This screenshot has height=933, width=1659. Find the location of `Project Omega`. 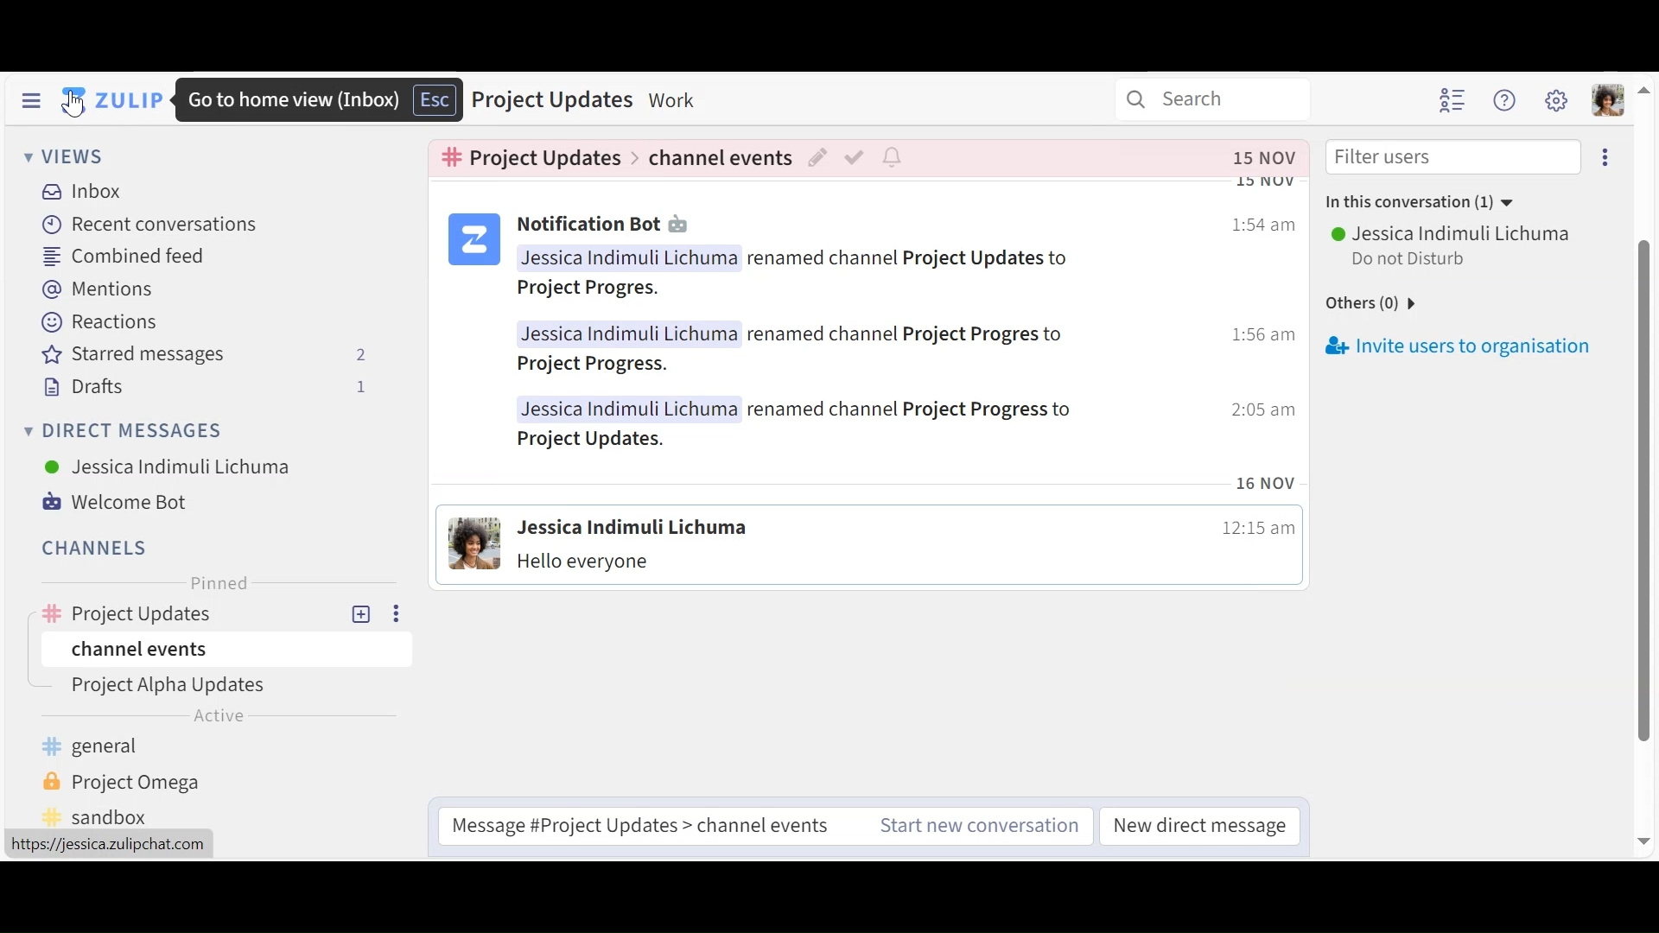

Project Omega is located at coordinates (147, 782).